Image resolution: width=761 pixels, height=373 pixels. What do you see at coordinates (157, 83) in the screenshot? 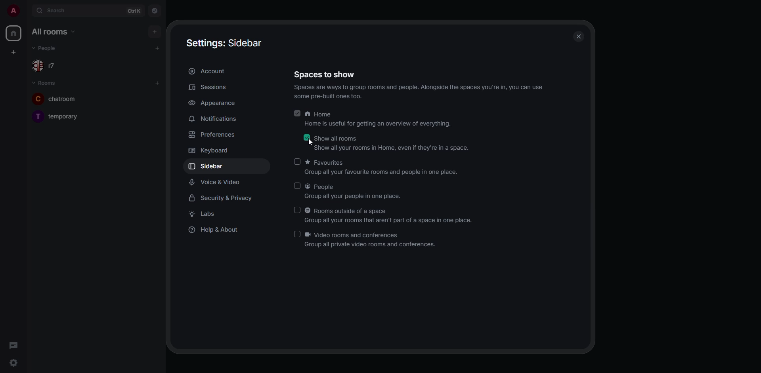
I see `add` at bounding box center [157, 83].